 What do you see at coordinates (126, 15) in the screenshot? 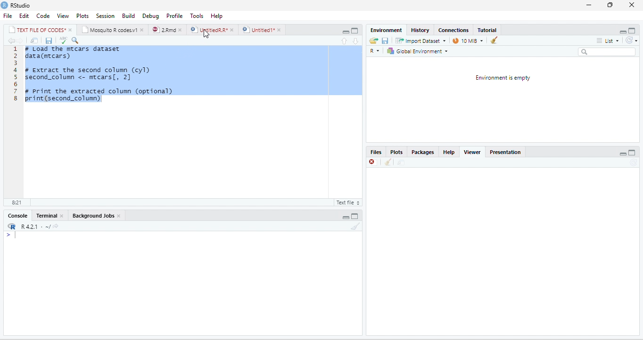
I see `` at bounding box center [126, 15].